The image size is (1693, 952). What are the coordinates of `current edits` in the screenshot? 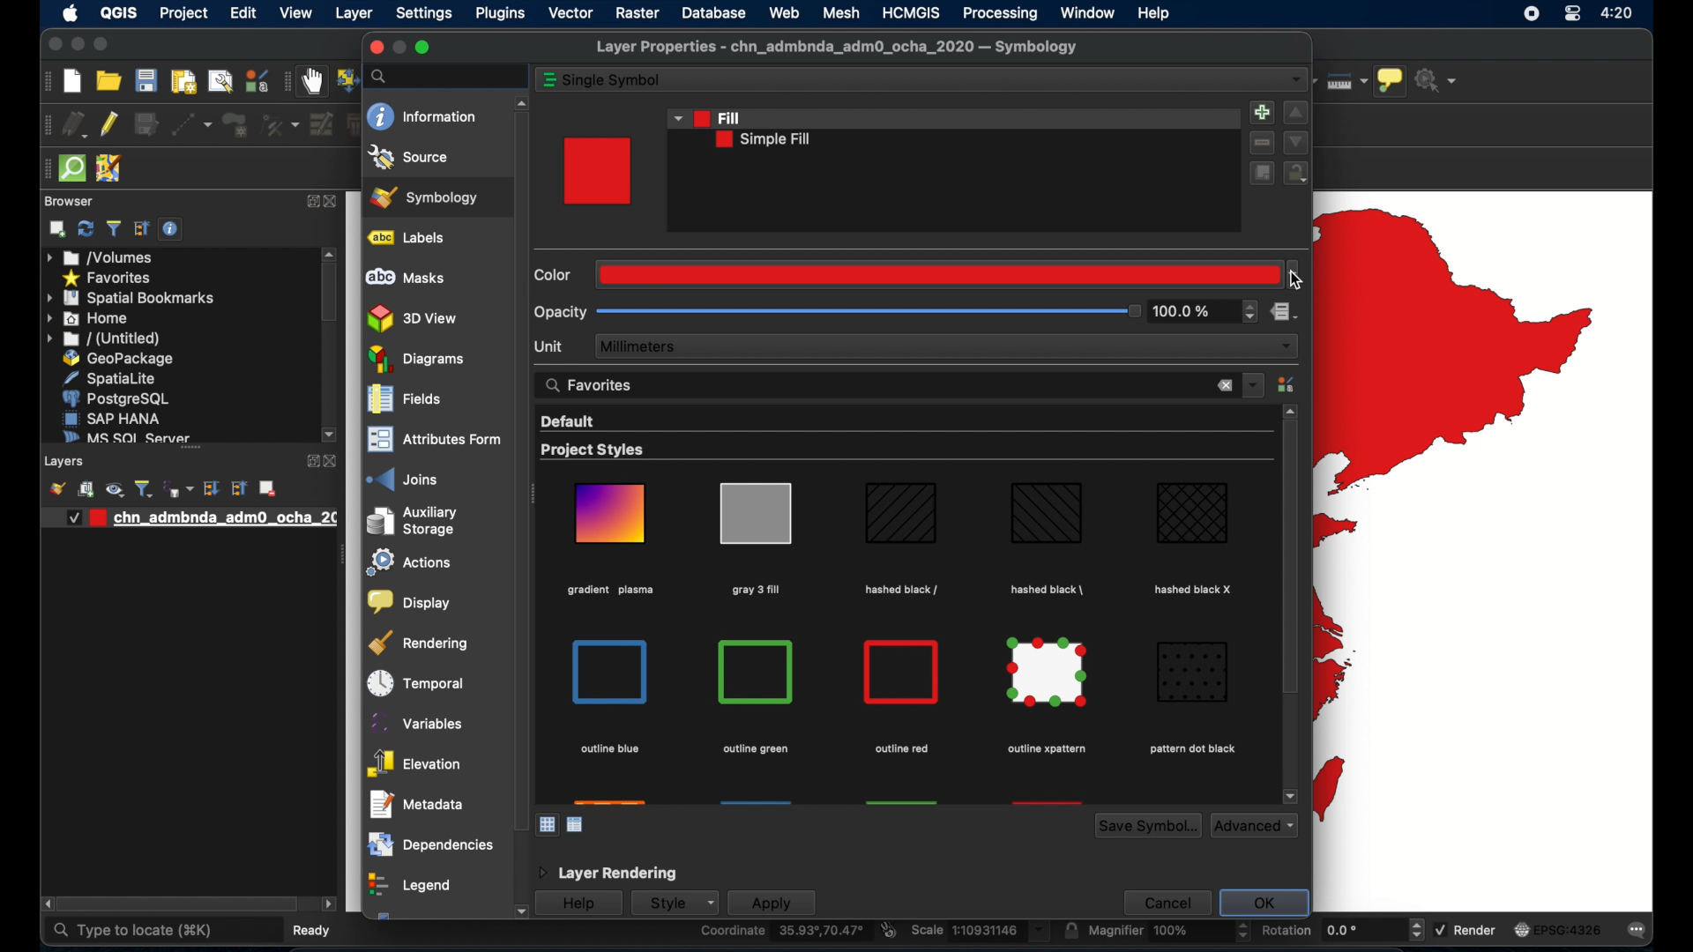 It's located at (75, 125).